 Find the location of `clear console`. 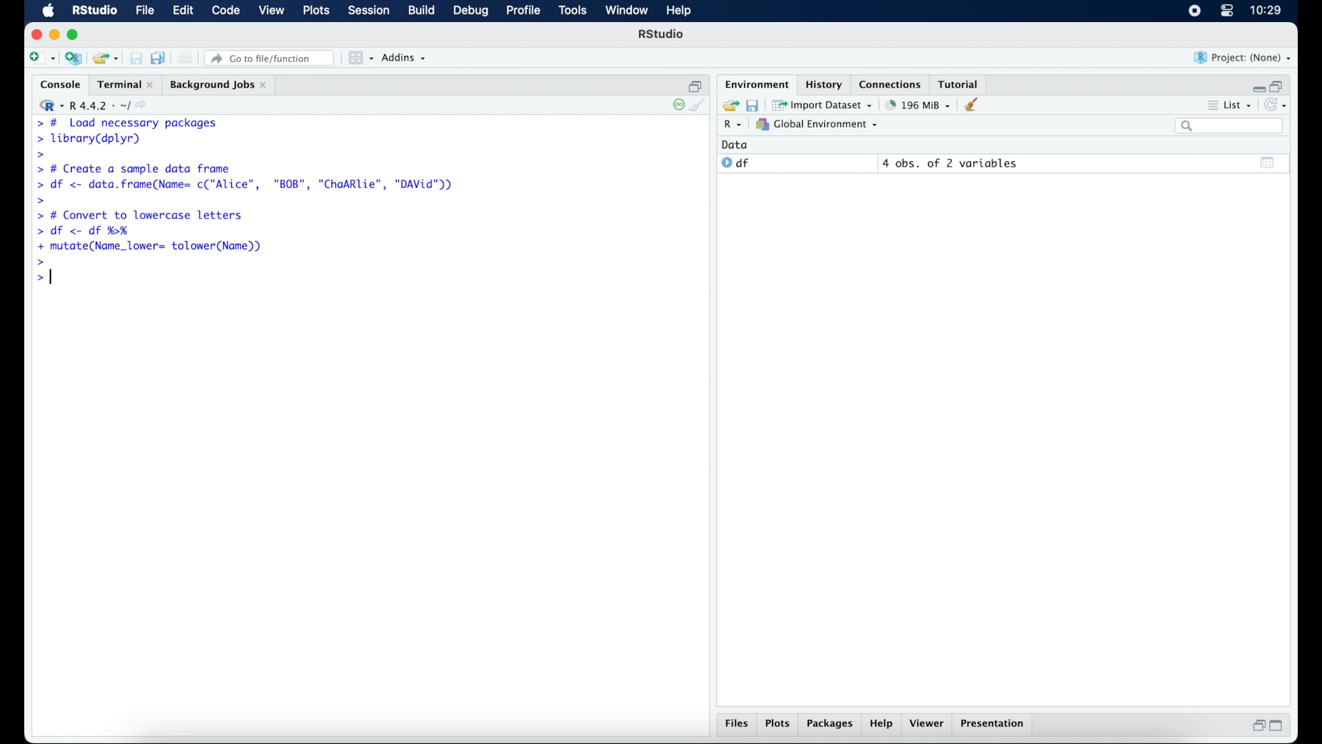

clear console is located at coordinates (700, 106).